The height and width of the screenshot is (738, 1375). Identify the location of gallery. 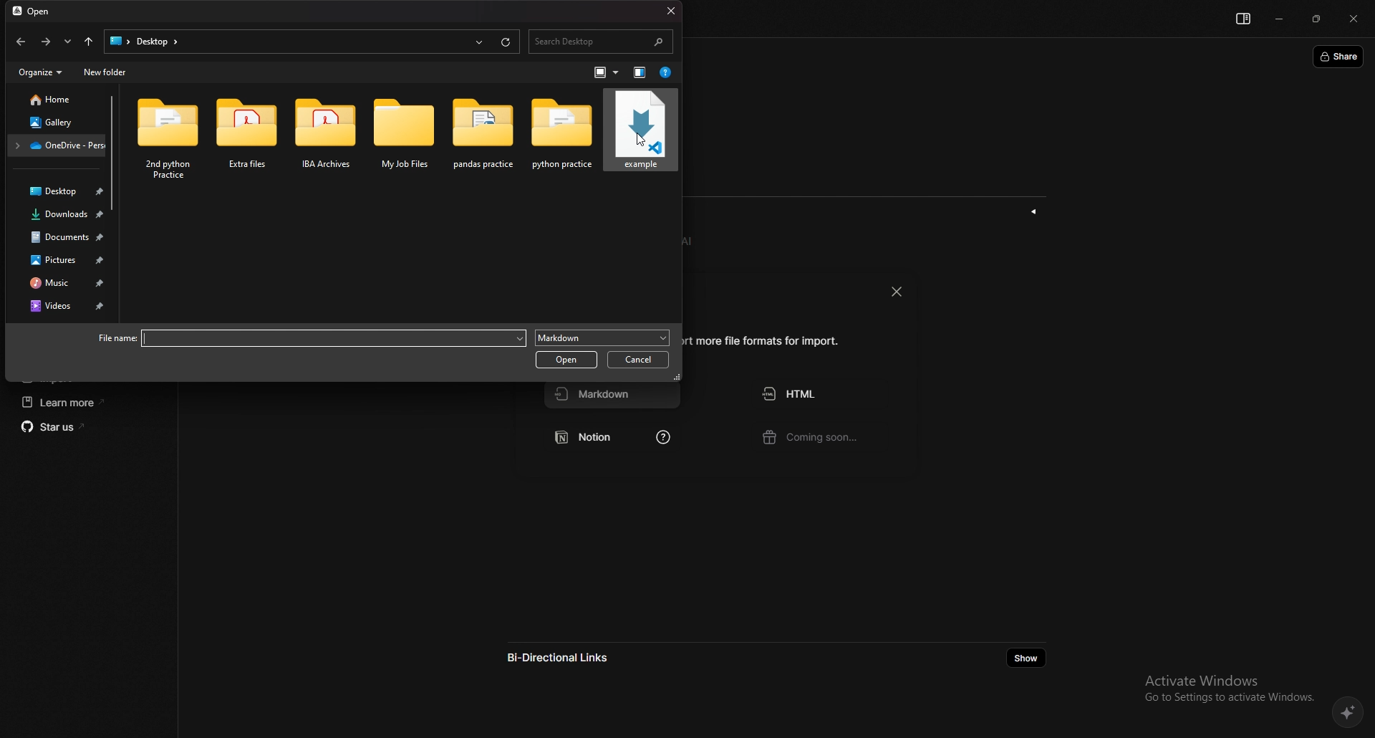
(52, 122).